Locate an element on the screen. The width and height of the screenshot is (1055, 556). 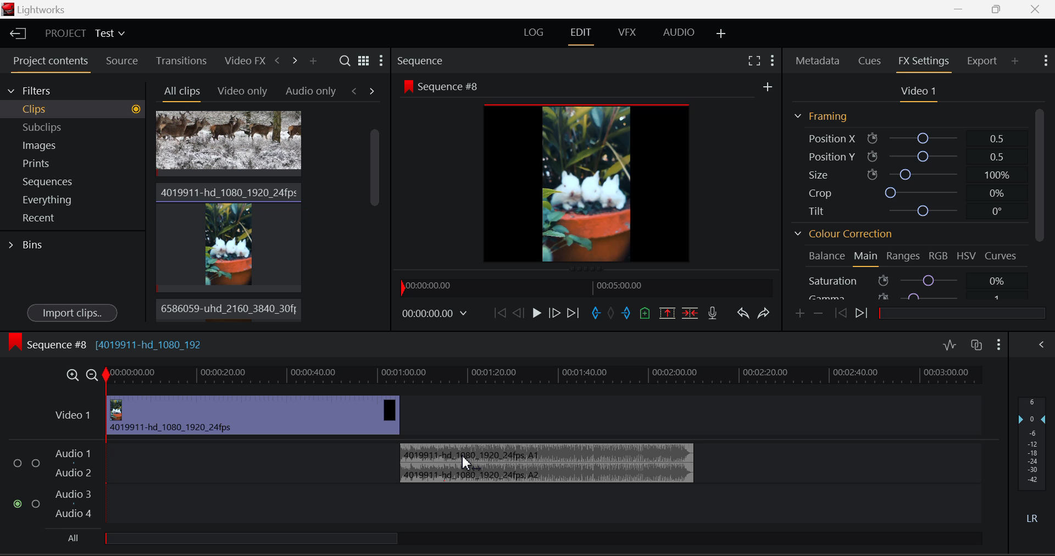
AUDIO Layout is located at coordinates (679, 32).